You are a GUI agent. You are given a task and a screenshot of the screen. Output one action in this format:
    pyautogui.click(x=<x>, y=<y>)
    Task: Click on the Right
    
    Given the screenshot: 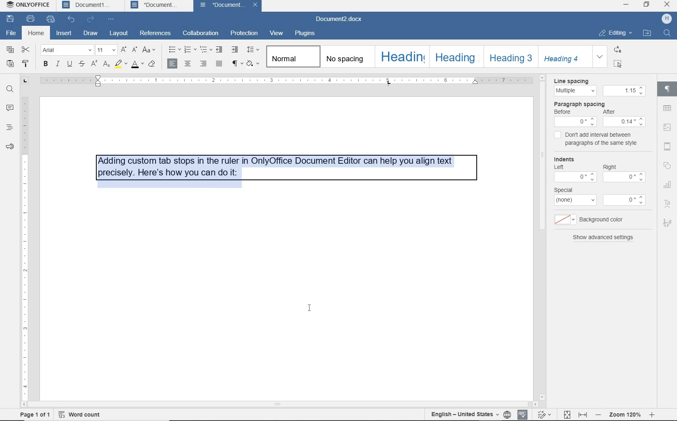 What is the action you would take?
    pyautogui.click(x=612, y=167)
    